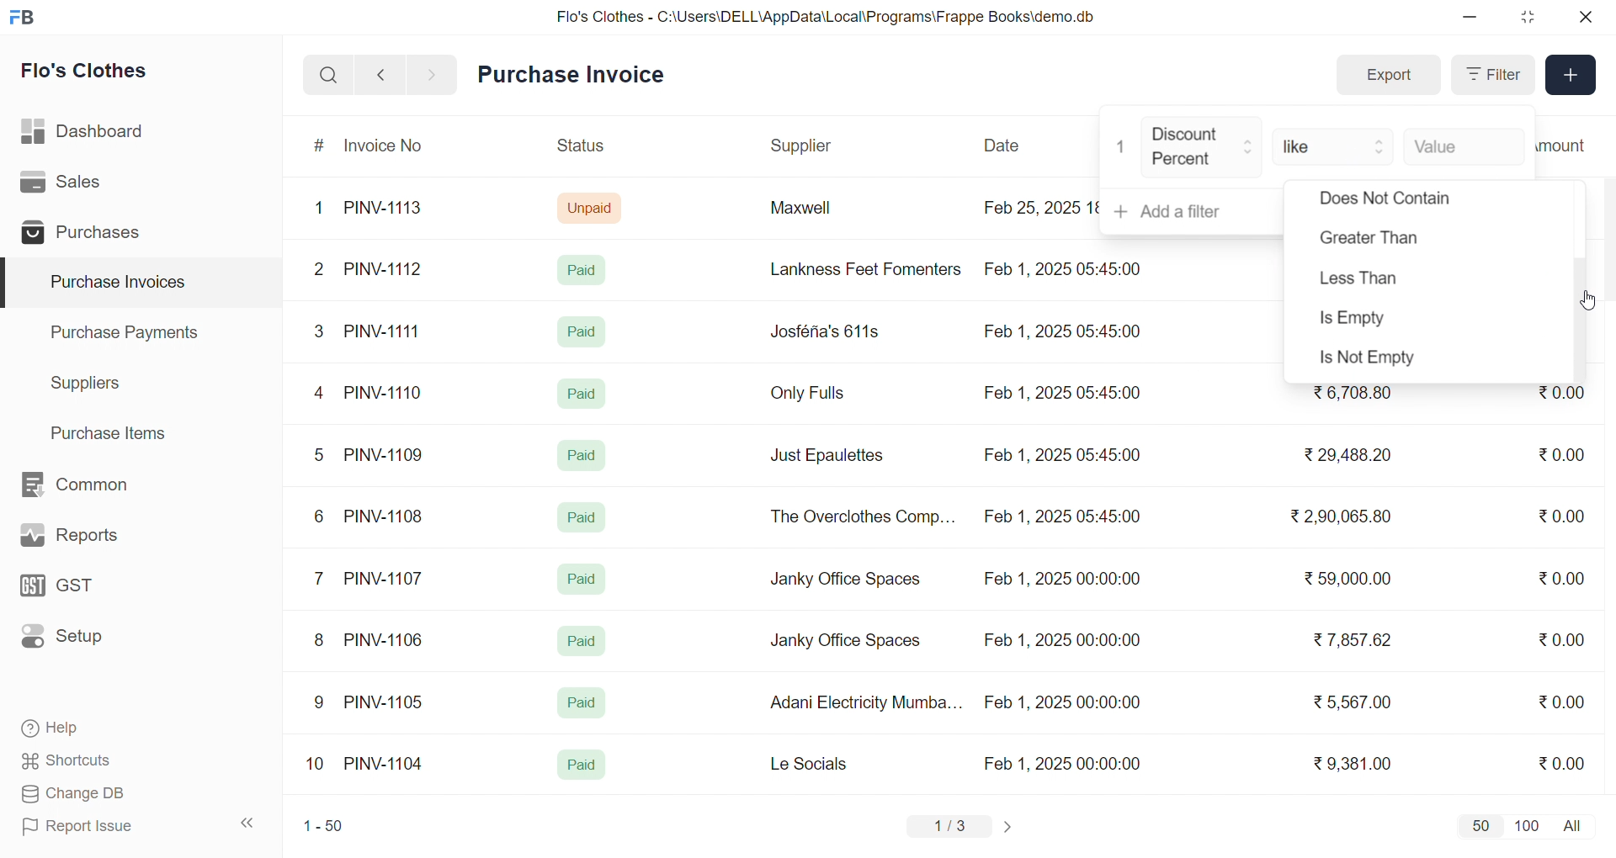 The image size is (1616, 858). What do you see at coordinates (845, 643) in the screenshot?
I see `Janky Office Spaces` at bounding box center [845, 643].